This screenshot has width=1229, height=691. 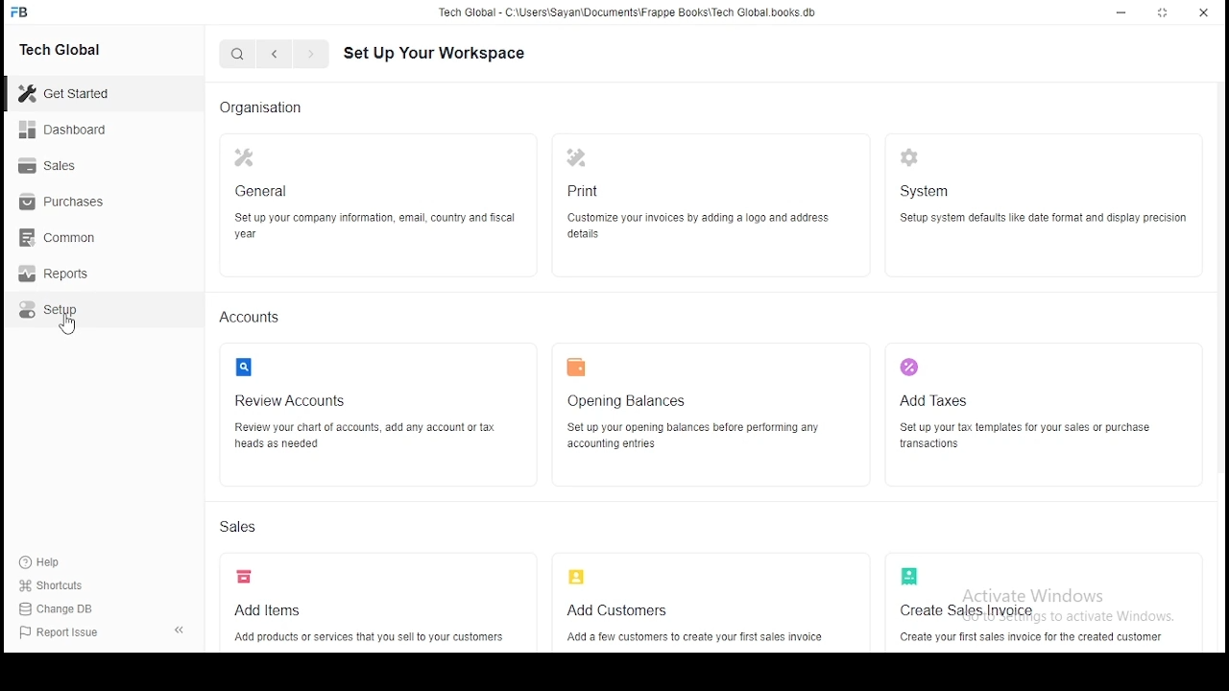 What do you see at coordinates (80, 314) in the screenshot?
I see `setup ` at bounding box center [80, 314].